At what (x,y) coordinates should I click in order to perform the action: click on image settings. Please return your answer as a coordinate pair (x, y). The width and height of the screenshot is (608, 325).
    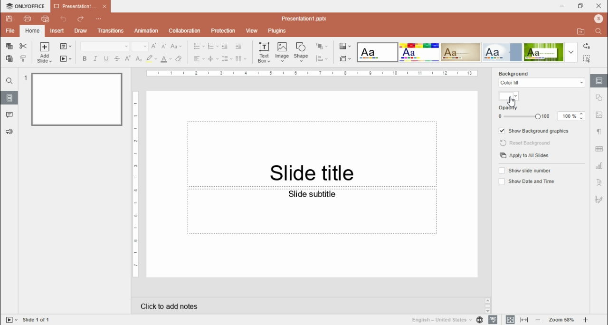
    Looking at the image, I should click on (601, 114).